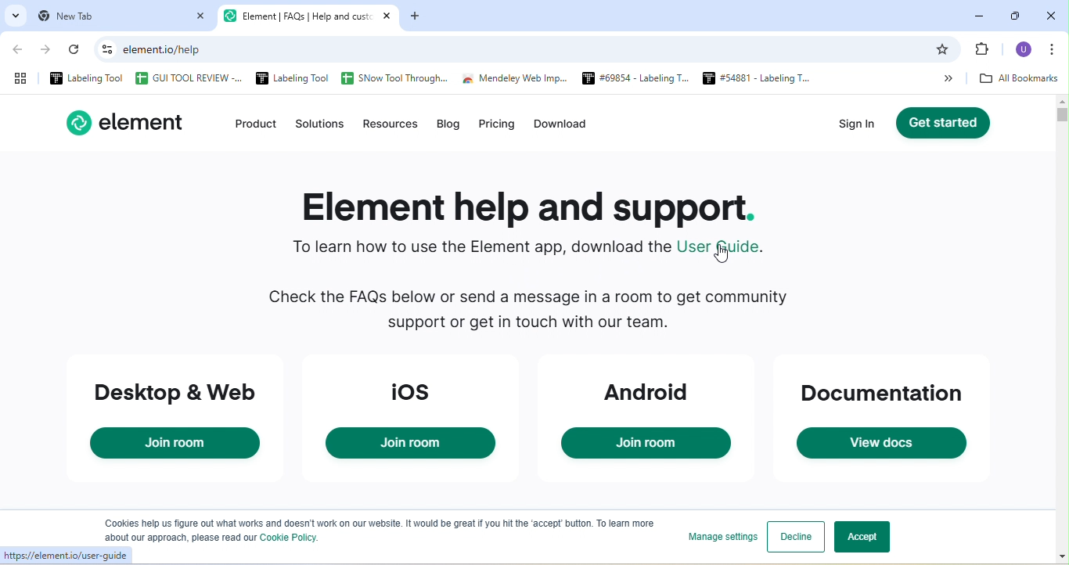 The width and height of the screenshot is (1069, 565). Describe the element at coordinates (1061, 289) in the screenshot. I see `vertical scroll bar` at that location.